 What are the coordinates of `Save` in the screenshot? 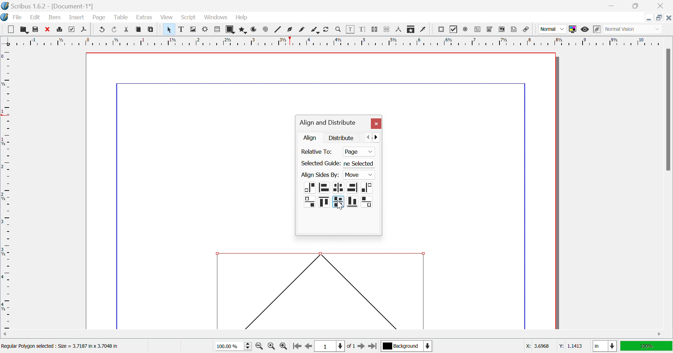 It's located at (34, 28).